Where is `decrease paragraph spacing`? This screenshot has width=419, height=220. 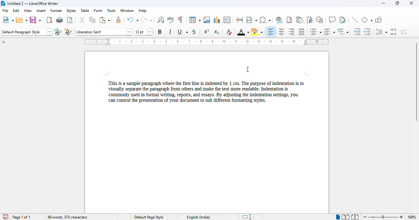
decrease paragraph spacing is located at coordinates (404, 32).